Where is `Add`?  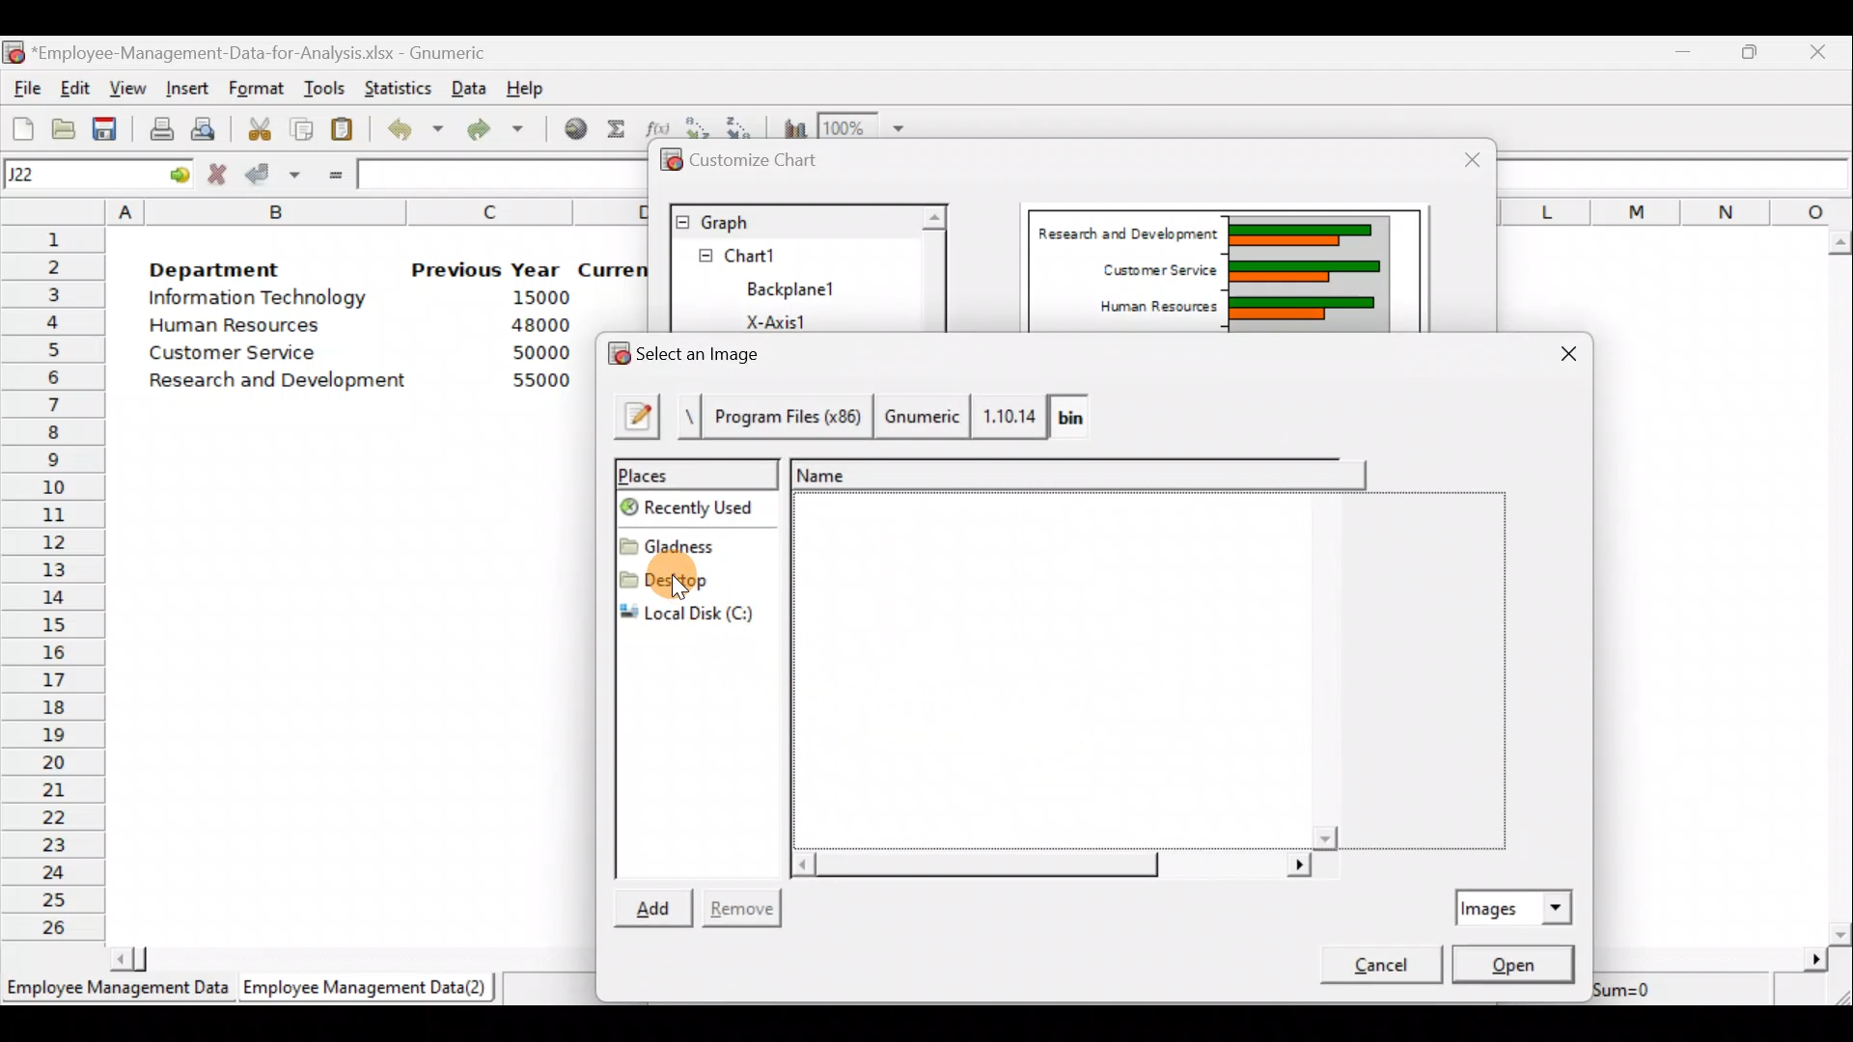 Add is located at coordinates (658, 905).